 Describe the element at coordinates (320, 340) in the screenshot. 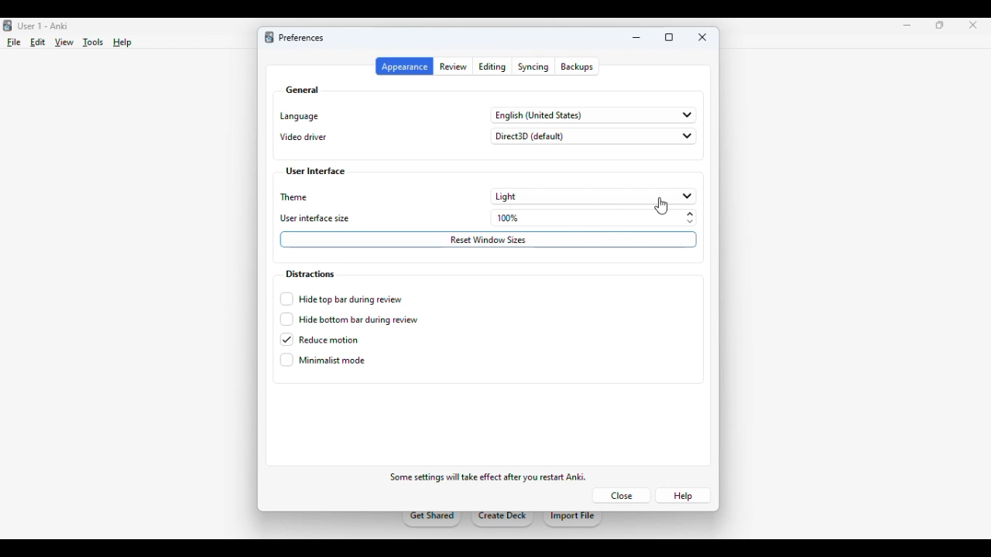

I see `reduce motion` at that location.